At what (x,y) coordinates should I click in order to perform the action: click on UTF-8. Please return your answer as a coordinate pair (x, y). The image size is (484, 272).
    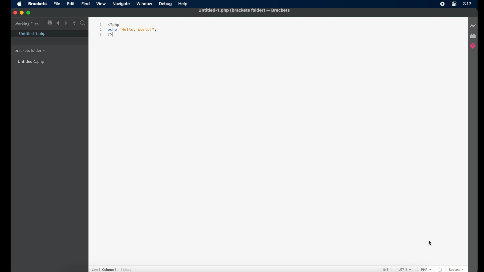
    Looking at the image, I should click on (403, 269).